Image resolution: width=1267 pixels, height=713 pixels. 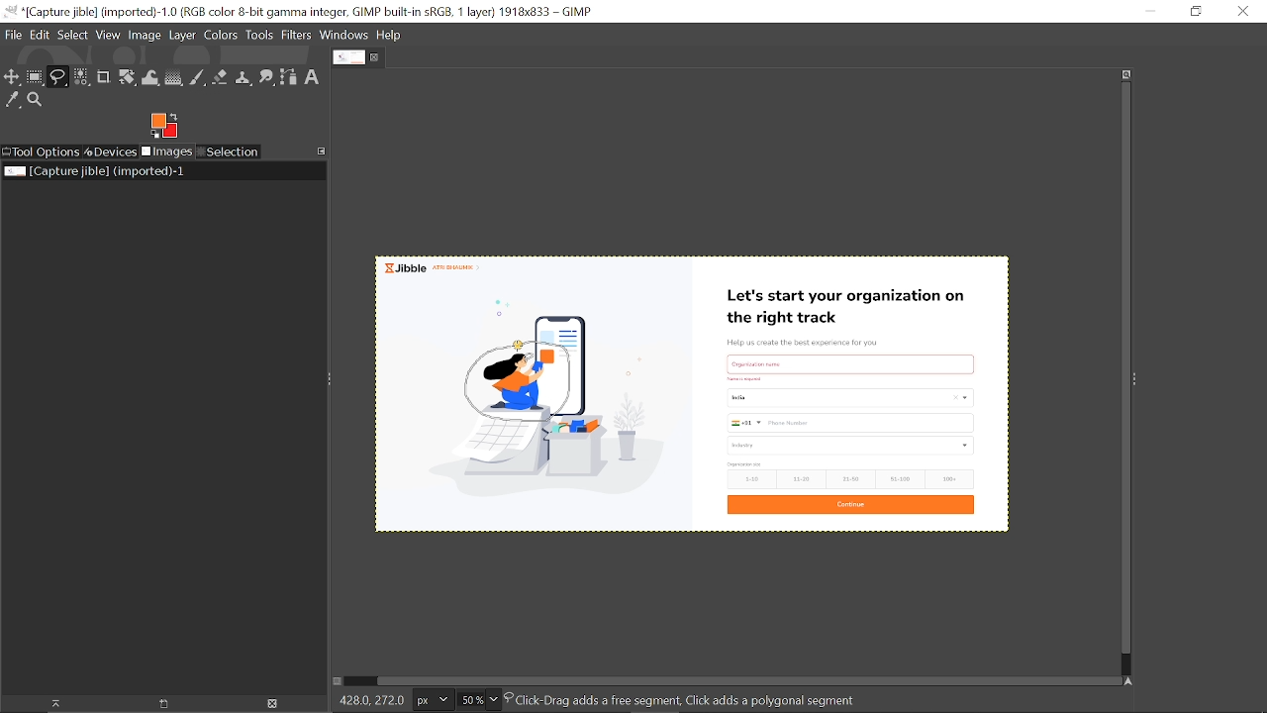 I want to click on Filters, so click(x=297, y=36).